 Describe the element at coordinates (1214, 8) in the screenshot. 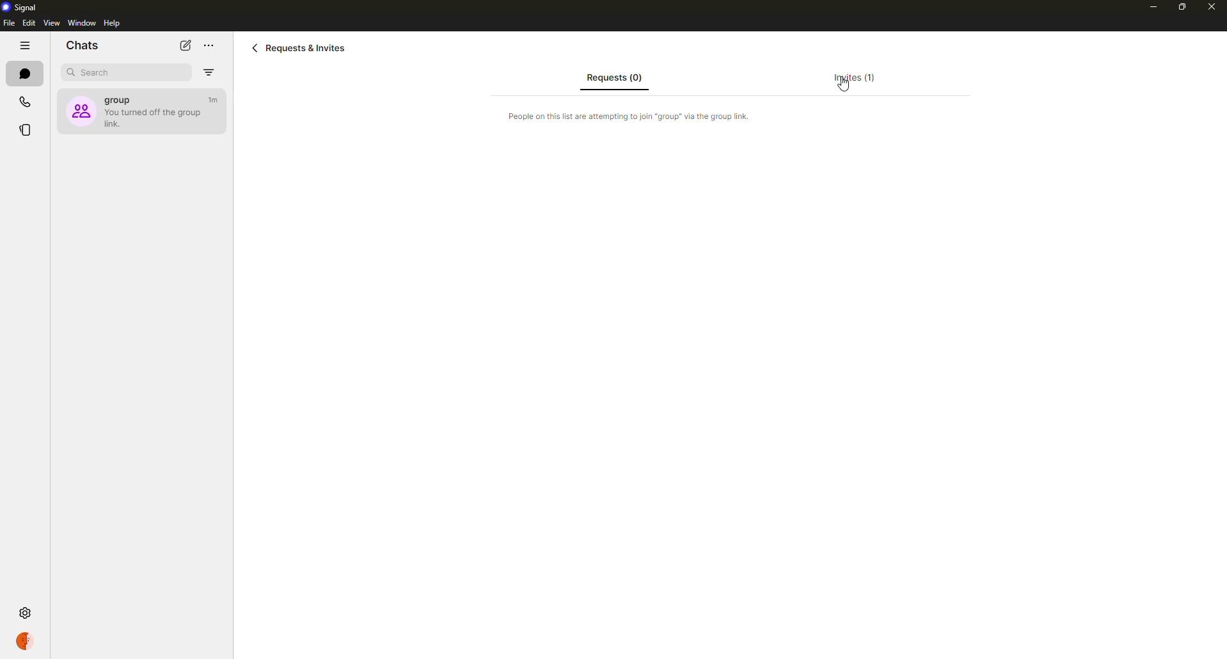

I see `close` at that location.